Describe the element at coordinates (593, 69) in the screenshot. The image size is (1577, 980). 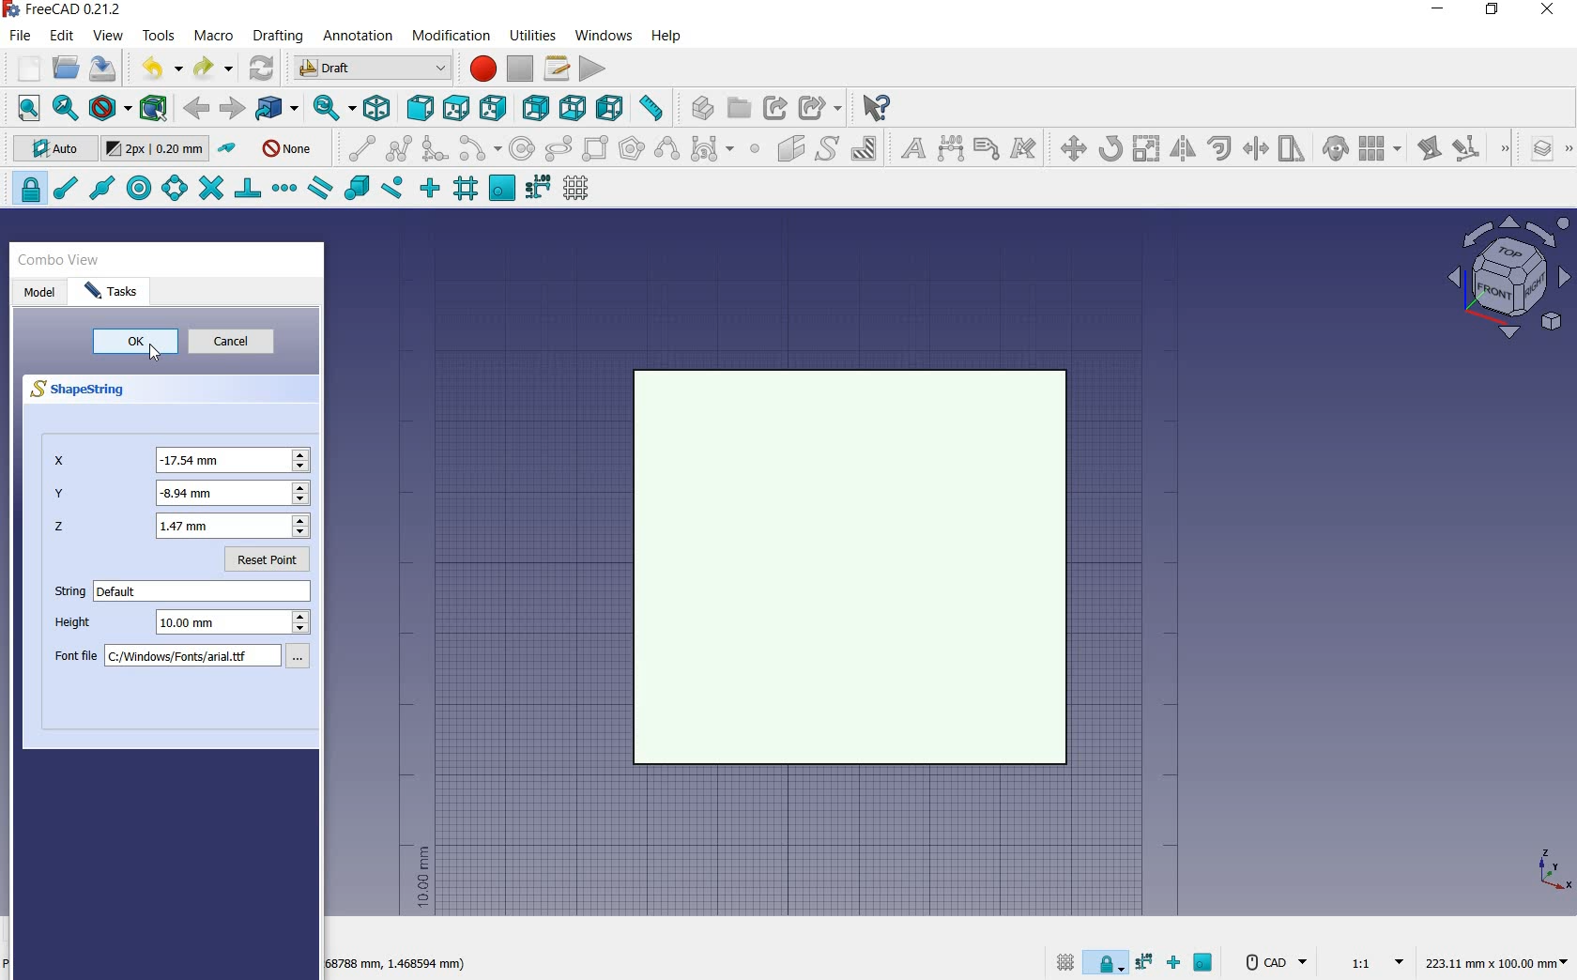
I see `execute macro` at that location.